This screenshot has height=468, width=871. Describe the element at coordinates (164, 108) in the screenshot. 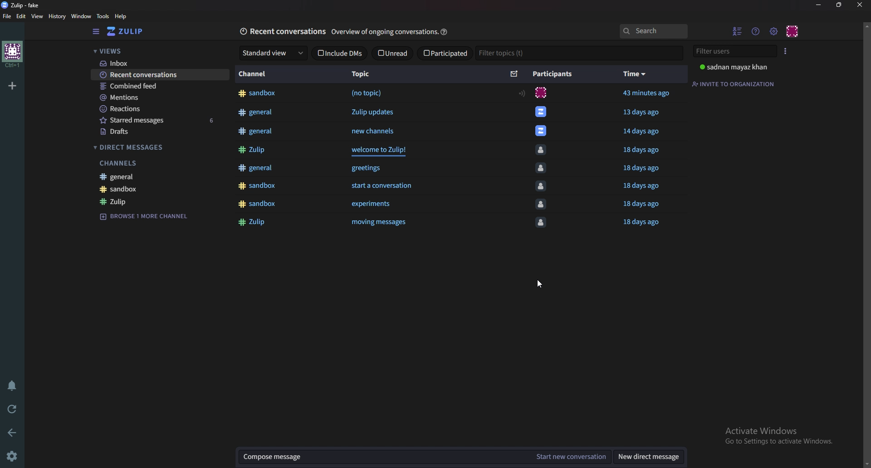

I see `Reactions` at that location.